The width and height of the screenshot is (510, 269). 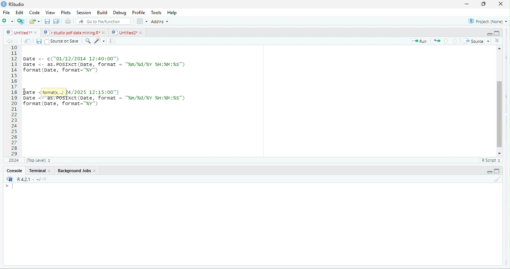 I want to click on close, so click(x=96, y=172).